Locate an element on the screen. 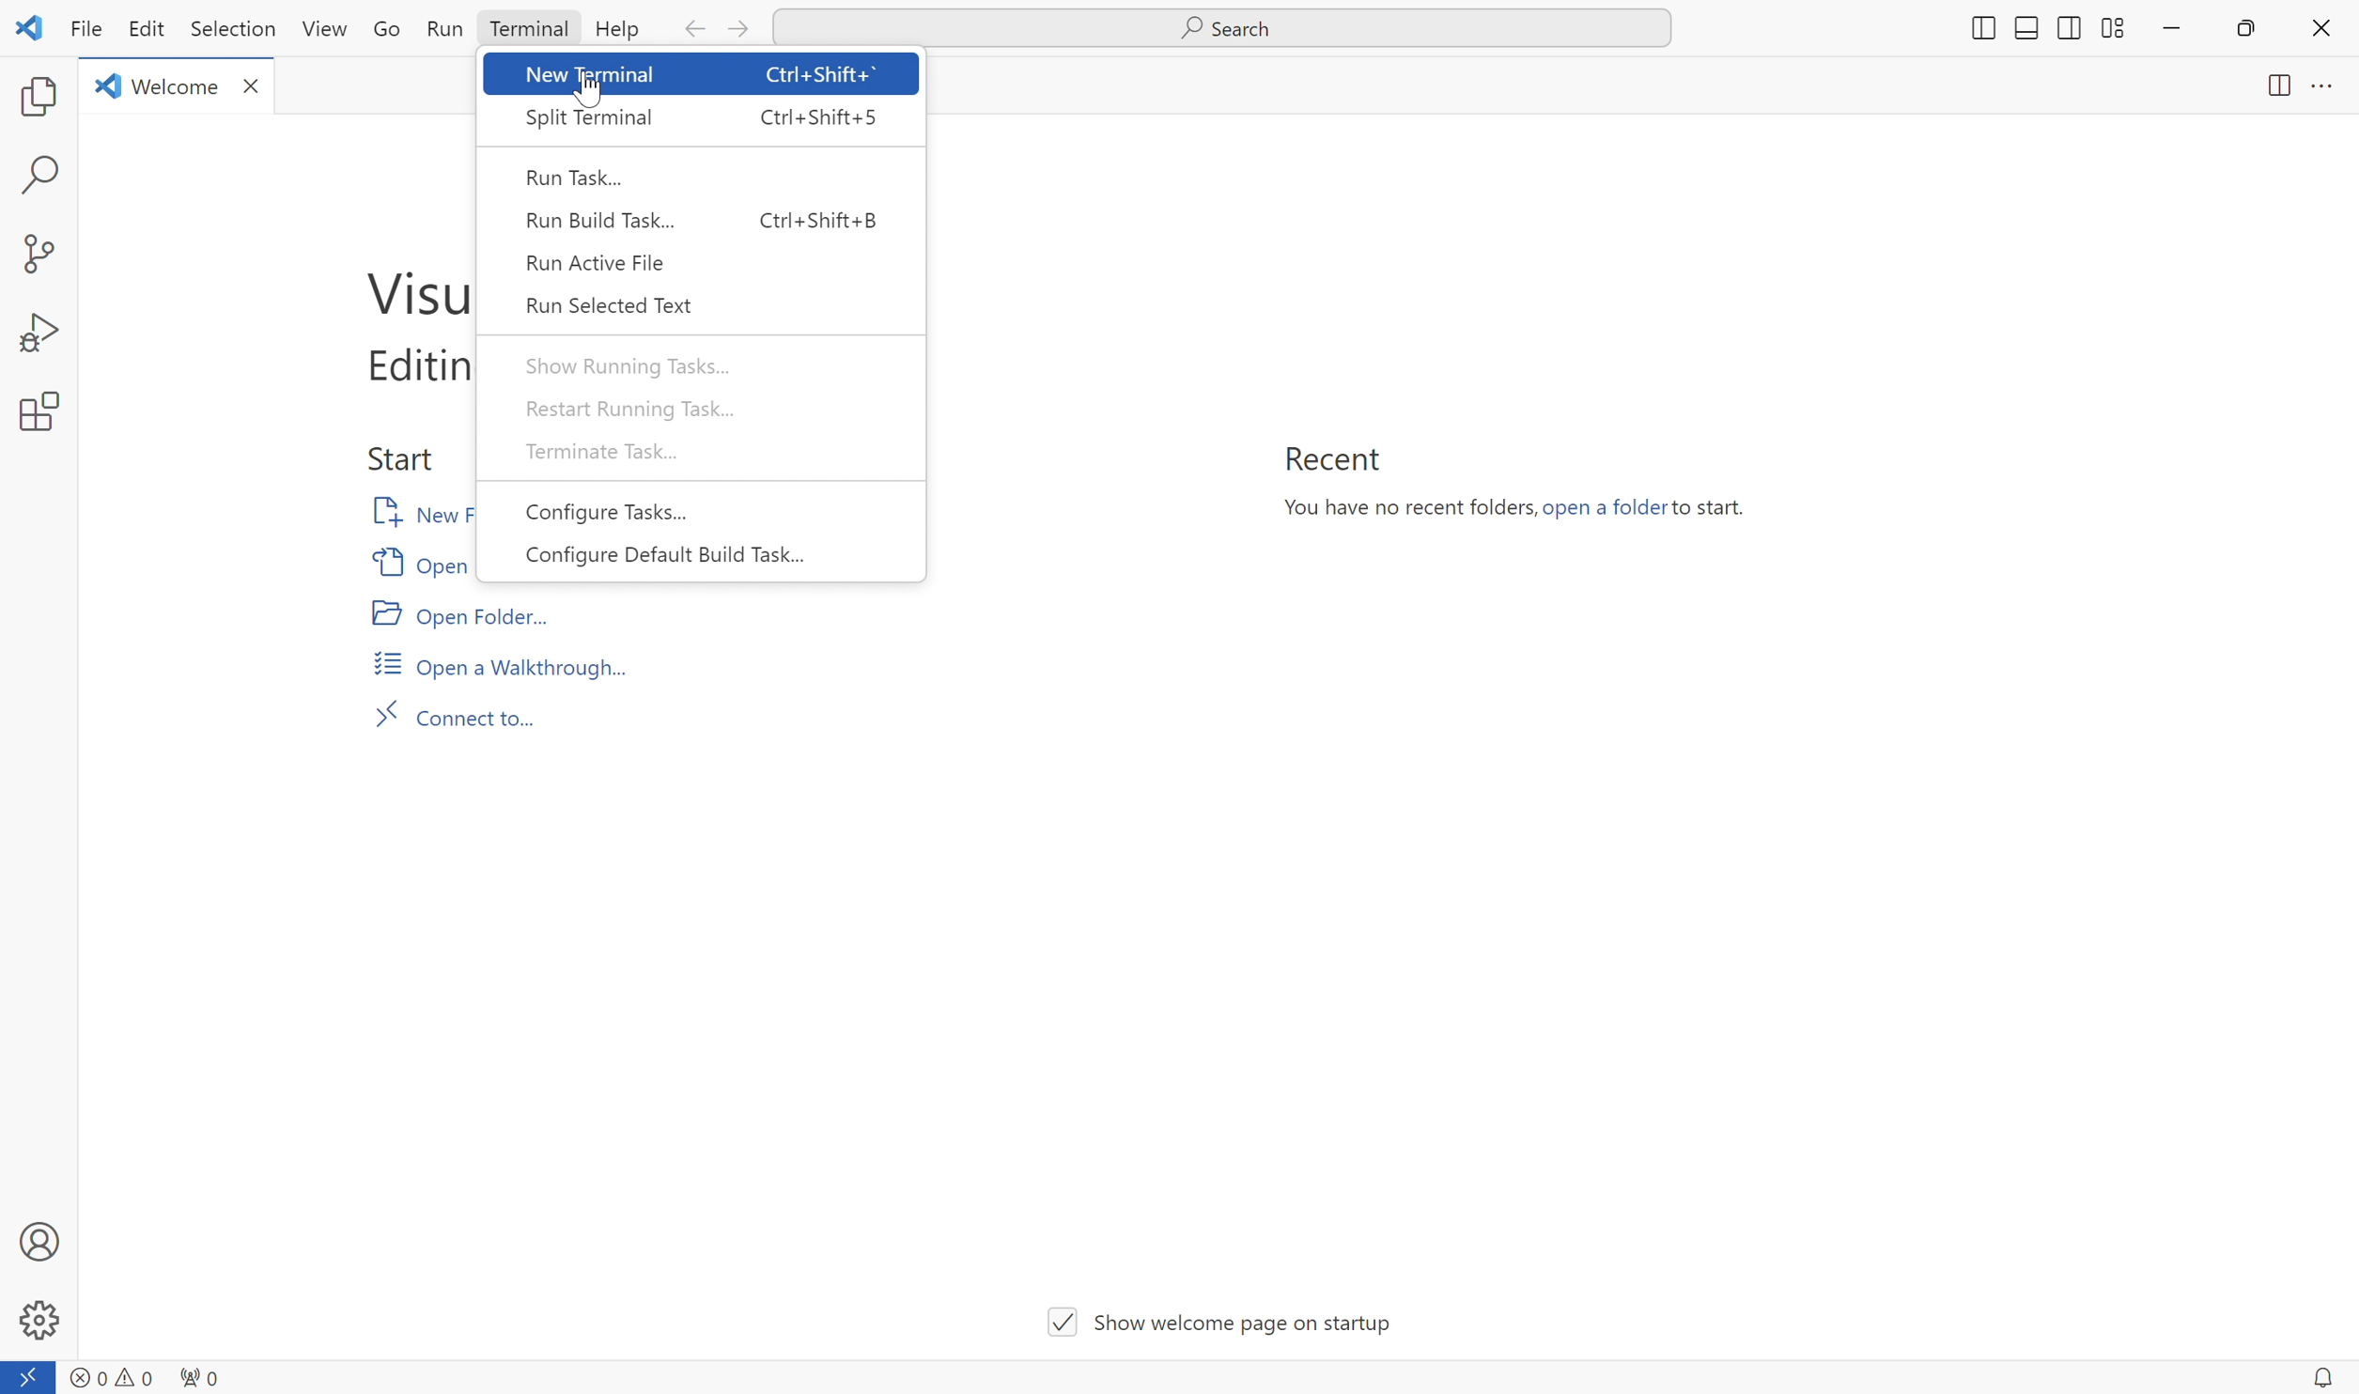 This screenshot has height=1394, width=2359. Start is located at coordinates (397, 453).